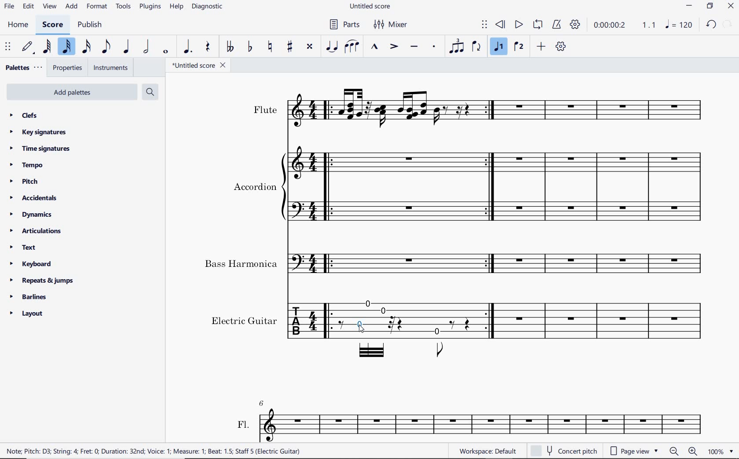  I want to click on page view, so click(633, 451).